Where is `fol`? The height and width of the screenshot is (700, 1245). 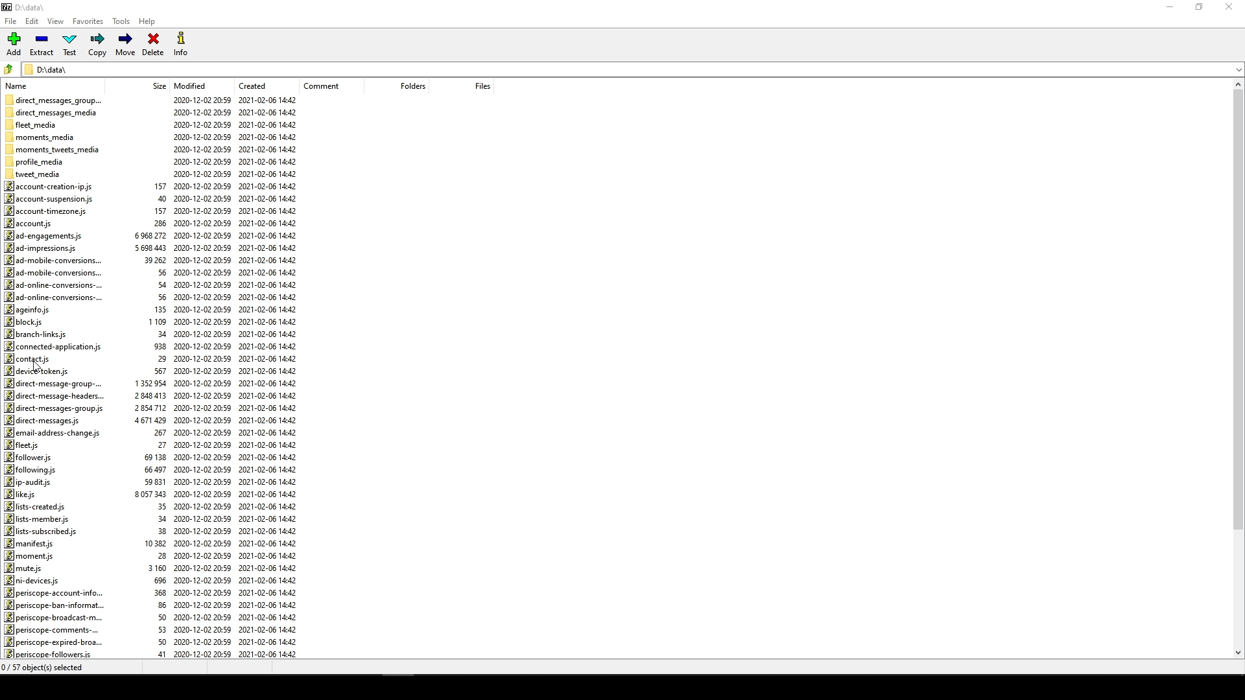
fol is located at coordinates (30, 469).